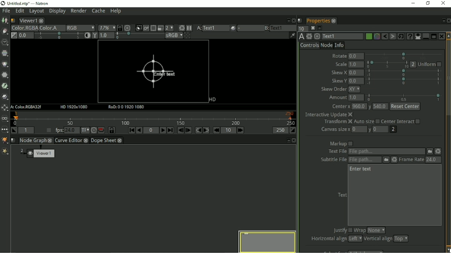 The width and height of the screenshot is (451, 253). What do you see at coordinates (129, 28) in the screenshot?
I see `Scale image` at bounding box center [129, 28].